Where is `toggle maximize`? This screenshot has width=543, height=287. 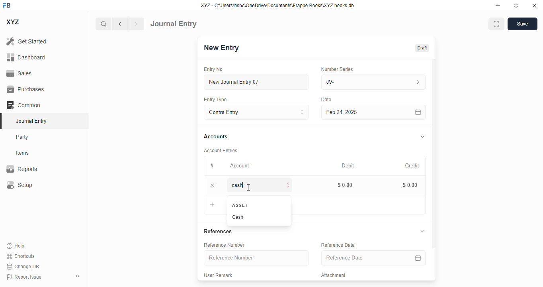 toggle maximize is located at coordinates (516, 6).